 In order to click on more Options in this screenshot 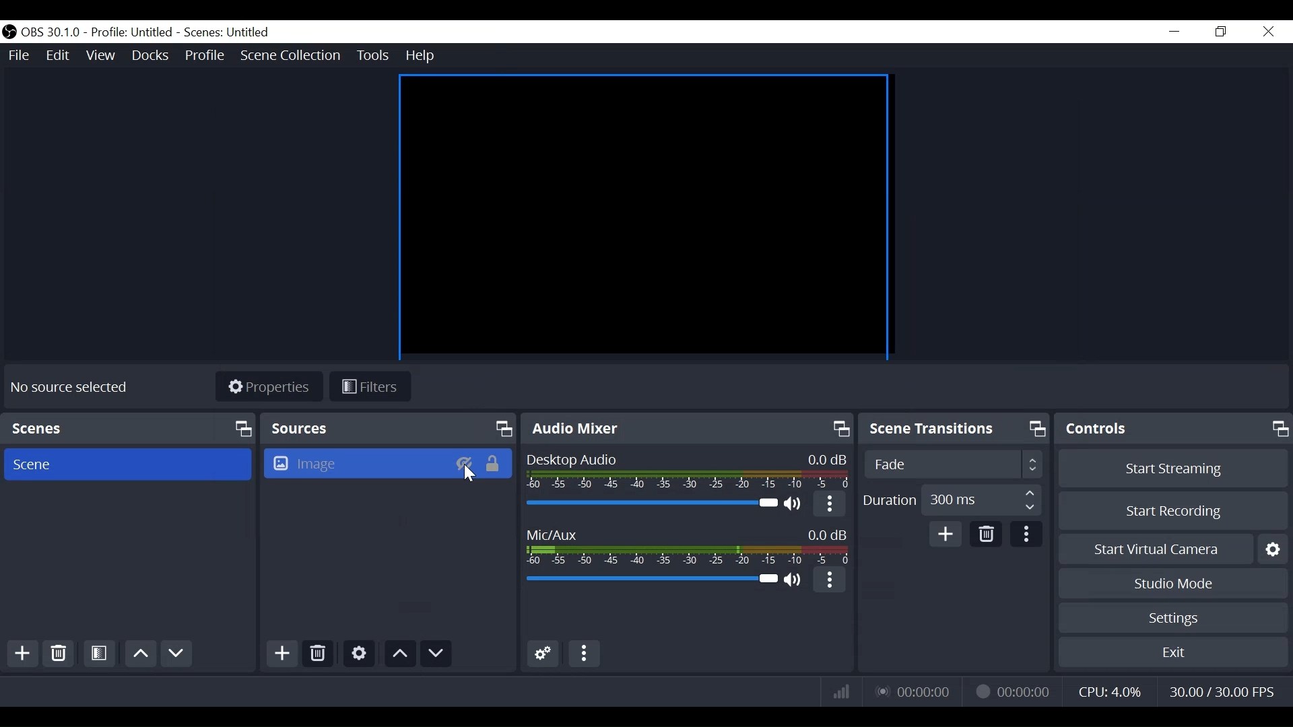, I will do `click(1025, 535)`.